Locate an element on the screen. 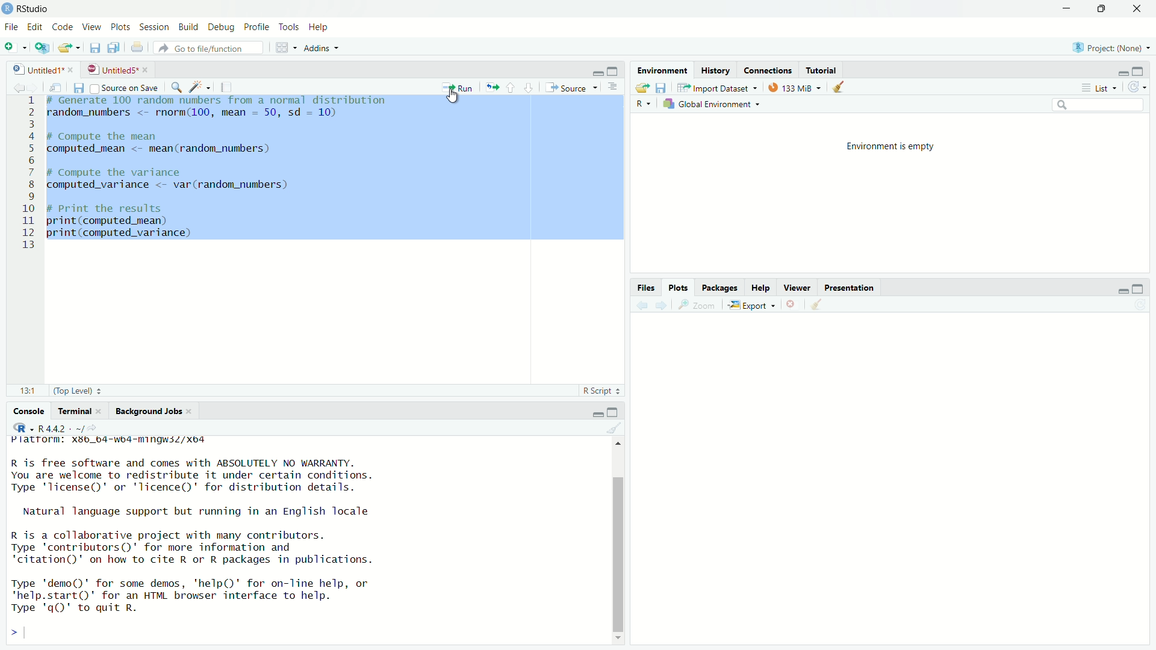 This screenshot has width=1156, height=650. run the current line or selection is located at coordinates (459, 87).